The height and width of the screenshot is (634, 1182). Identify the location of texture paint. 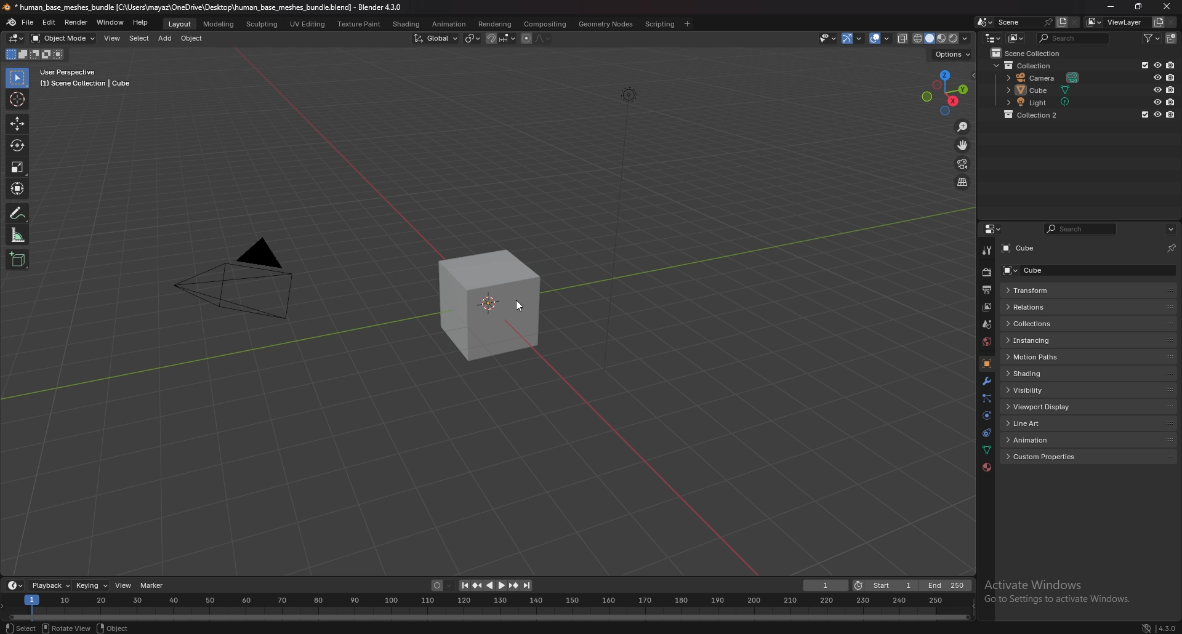
(360, 24).